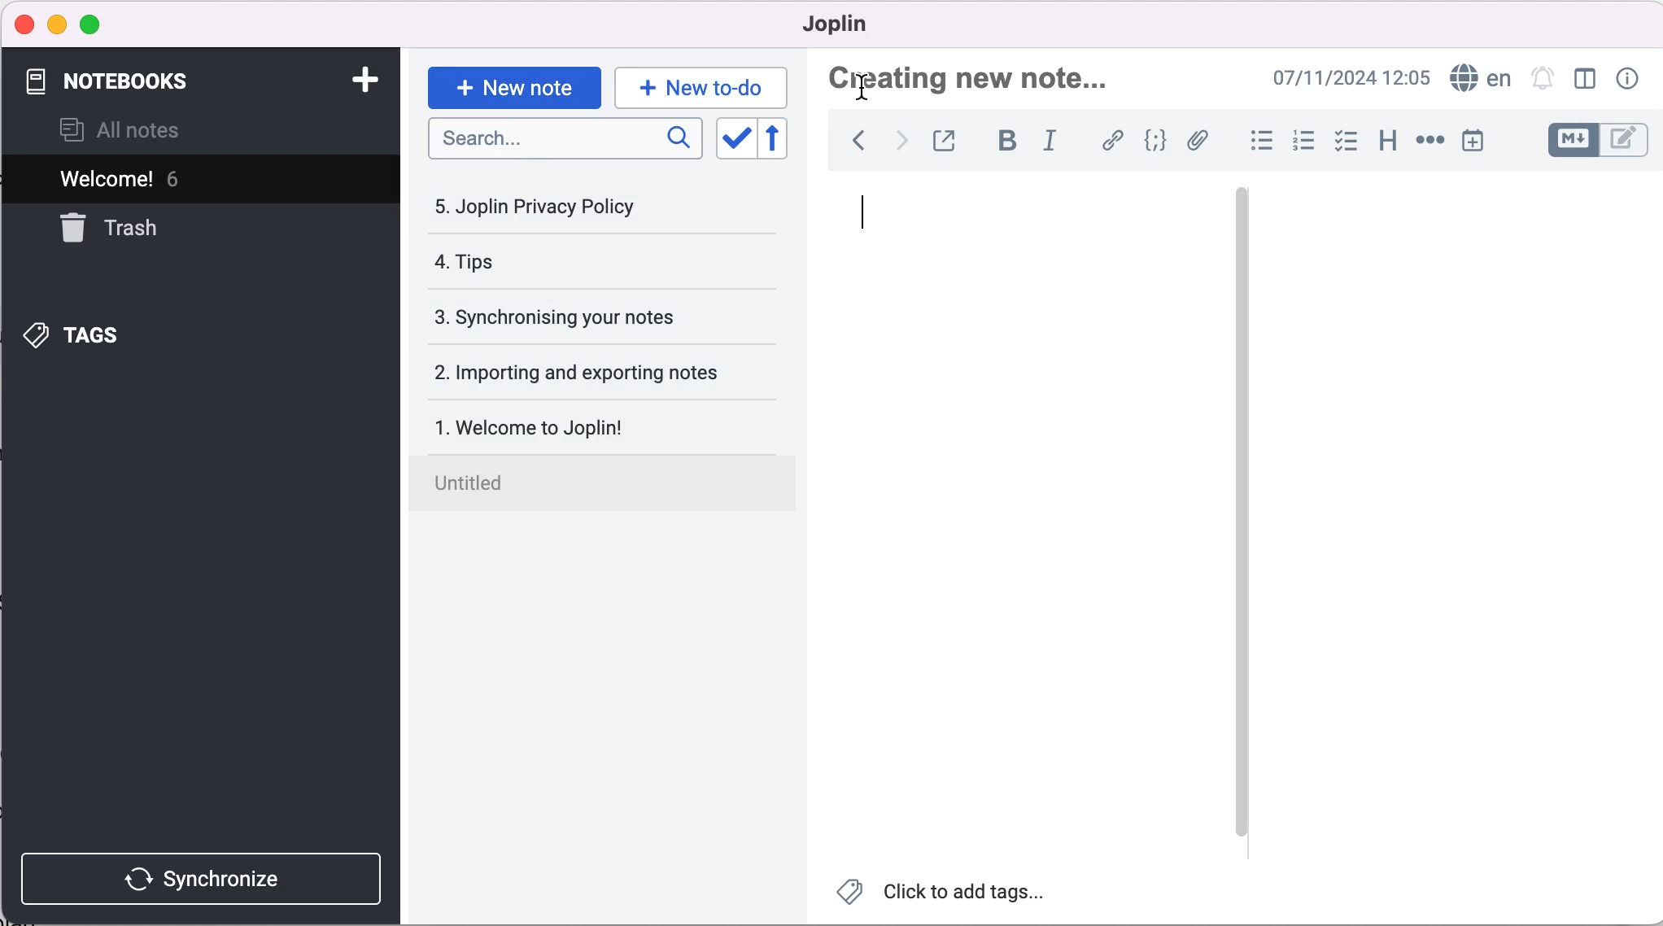 The image size is (1663, 926). I want to click on close, so click(22, 25).